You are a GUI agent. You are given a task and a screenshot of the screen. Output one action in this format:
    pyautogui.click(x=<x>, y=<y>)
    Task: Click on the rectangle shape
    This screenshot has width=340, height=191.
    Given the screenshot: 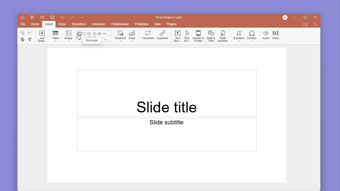 What is the action you would take?
    pyautogui.click(x=79, y=34)
    